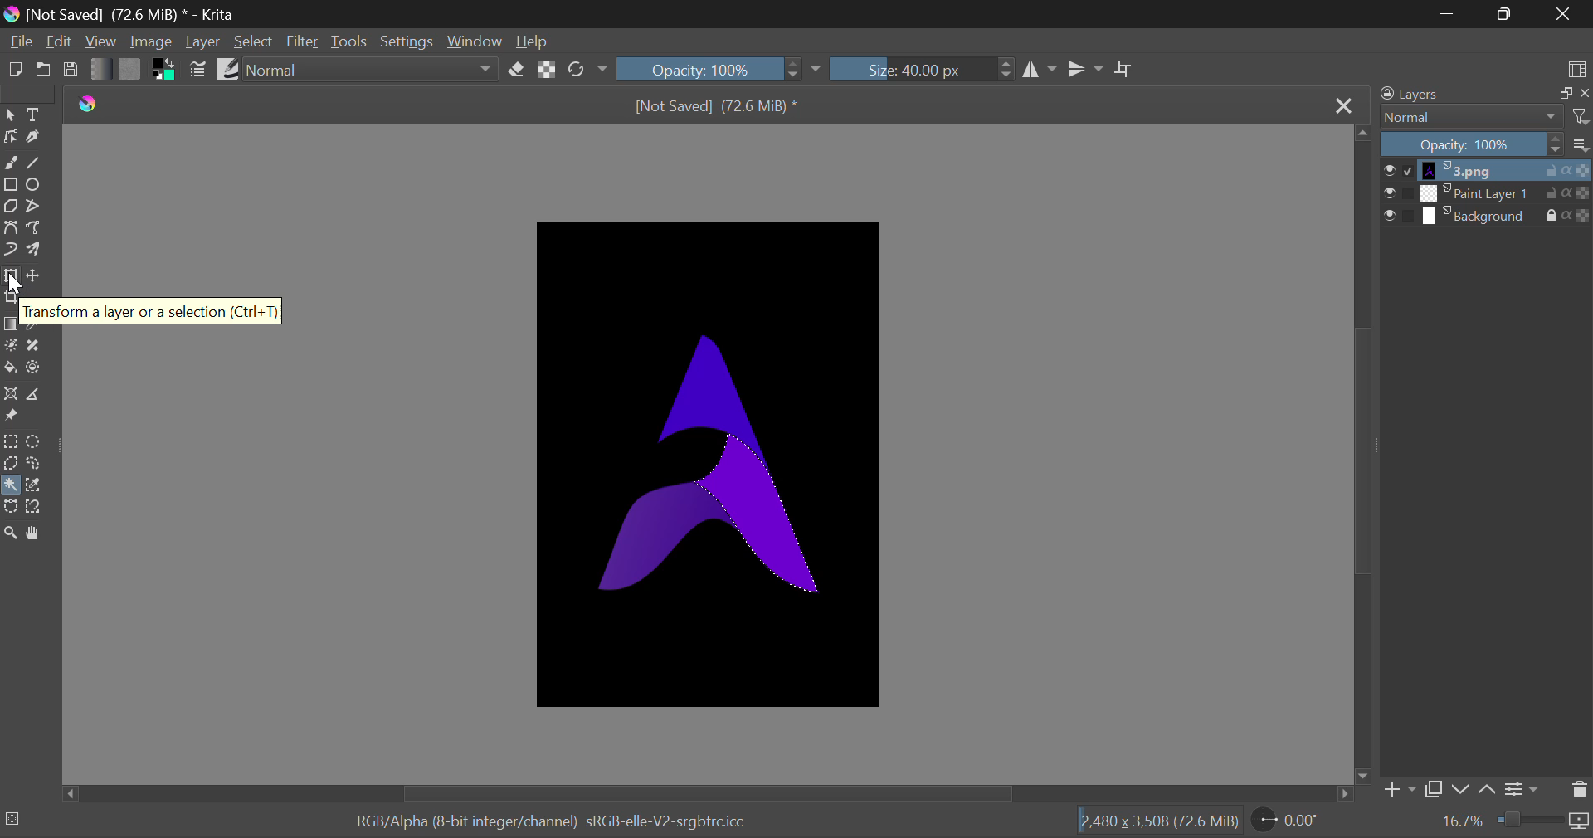 The image size is (1593, 838). Describe the element at coordinates (129, 68) in the screenshot. I see `Pattern` at that location.